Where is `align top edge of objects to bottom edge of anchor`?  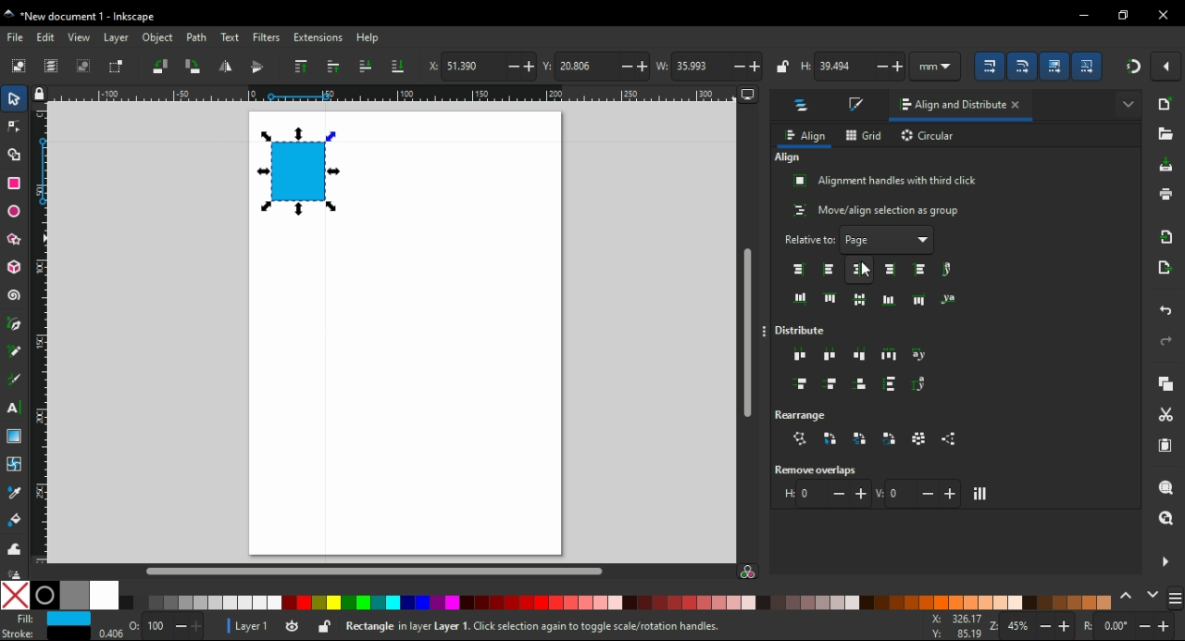
align top edge of objects to bottom edge of anchor is located at coordinates (920, 299).